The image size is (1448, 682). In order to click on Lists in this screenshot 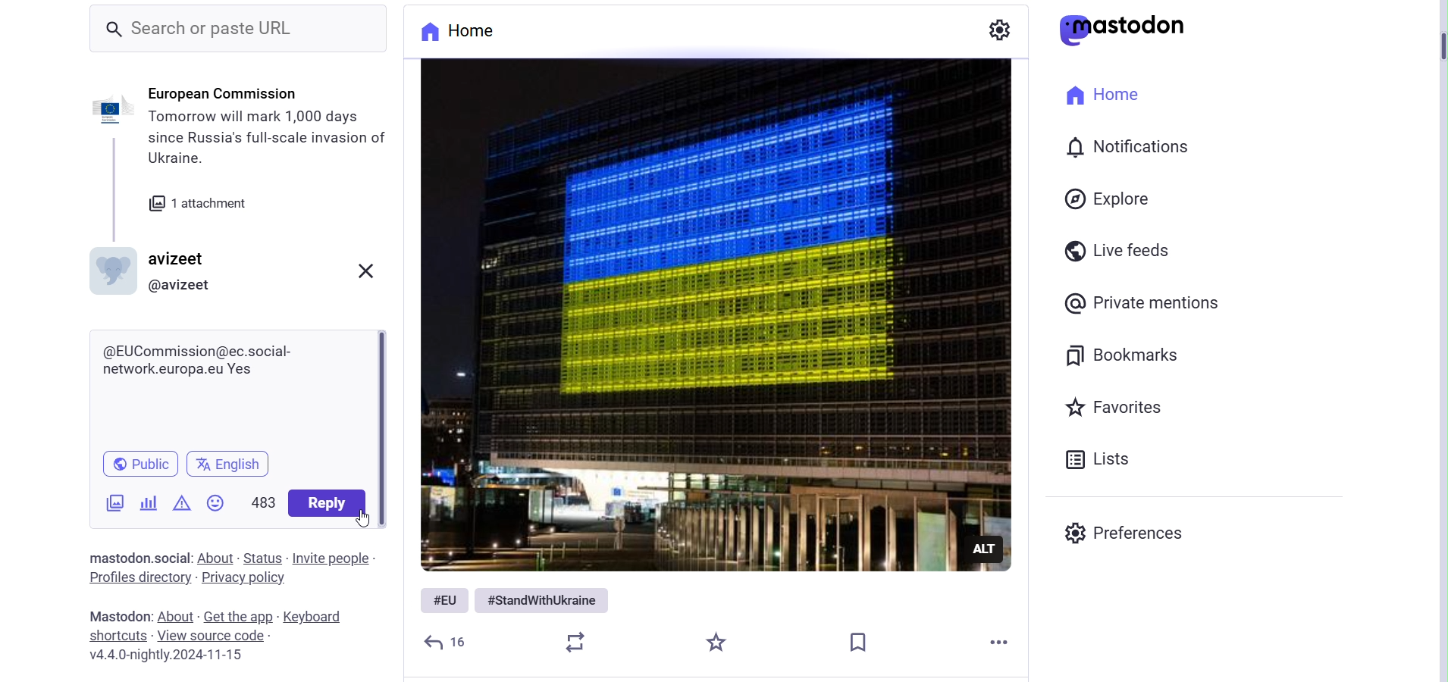, I will do `click(1103, 459)`.